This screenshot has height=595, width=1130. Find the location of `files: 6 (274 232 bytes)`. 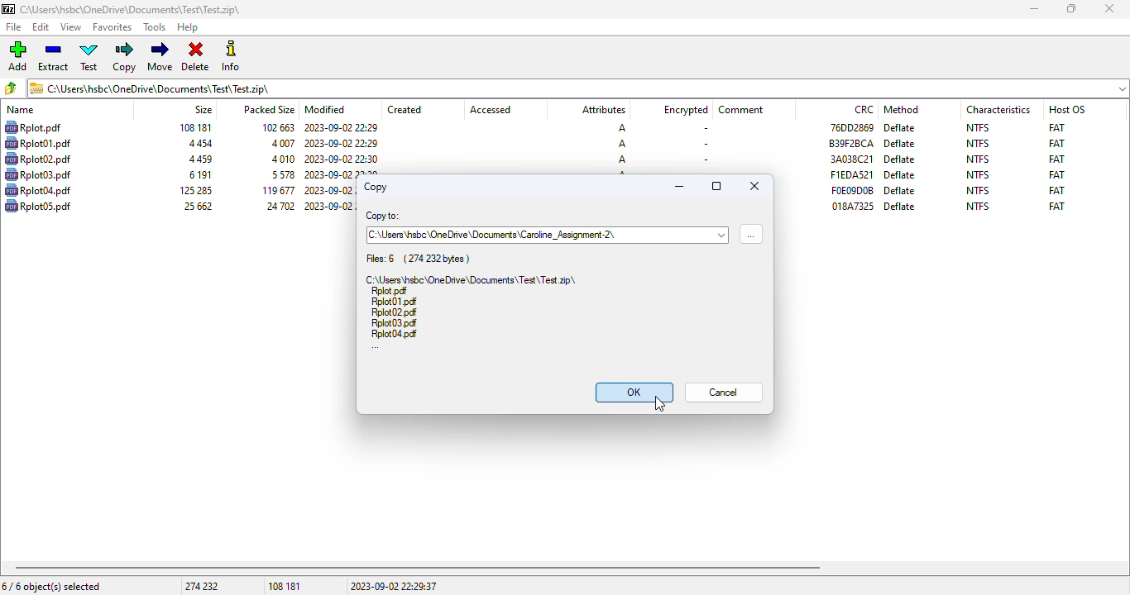

files: 6 (274 232 bytes) is located at coordinates (419, 259).